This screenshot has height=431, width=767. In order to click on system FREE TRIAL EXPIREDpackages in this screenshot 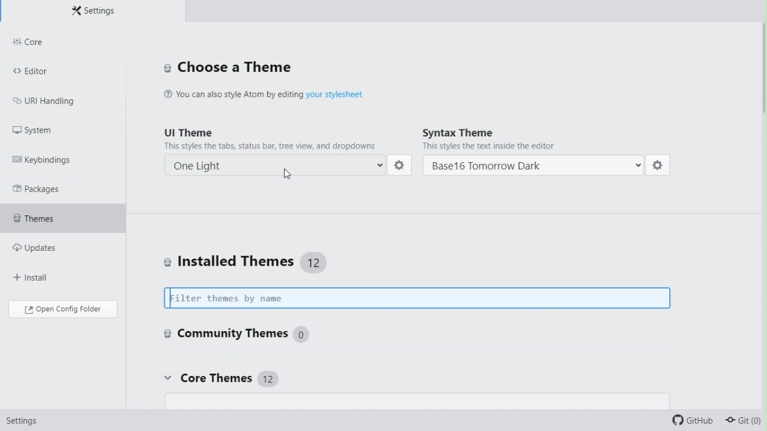, I will do `click(56, 129)`.